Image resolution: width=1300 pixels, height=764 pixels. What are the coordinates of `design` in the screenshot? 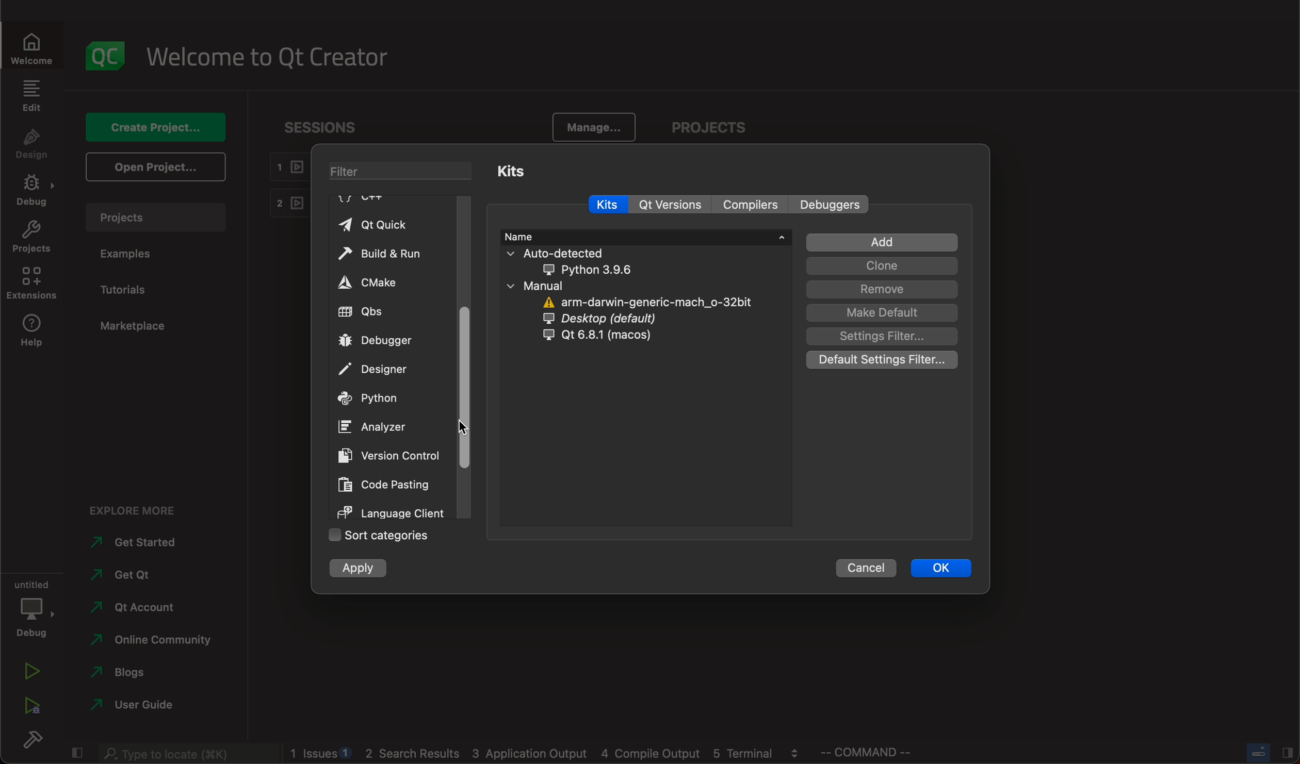 It's located at (28, 144).